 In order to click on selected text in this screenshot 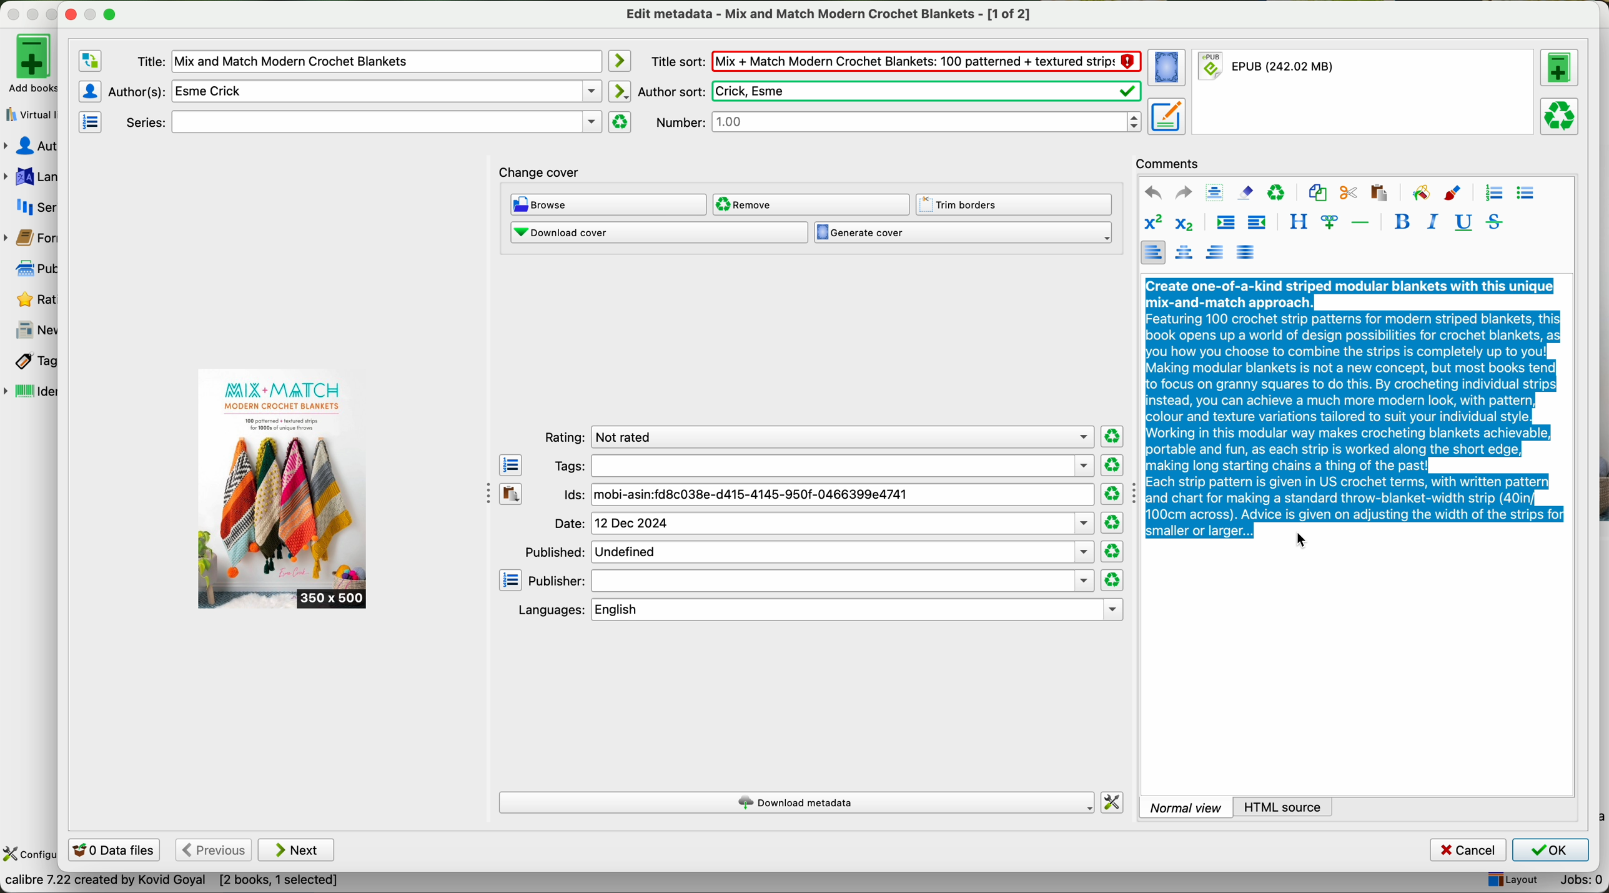, I will do `click(1355, 406)`.